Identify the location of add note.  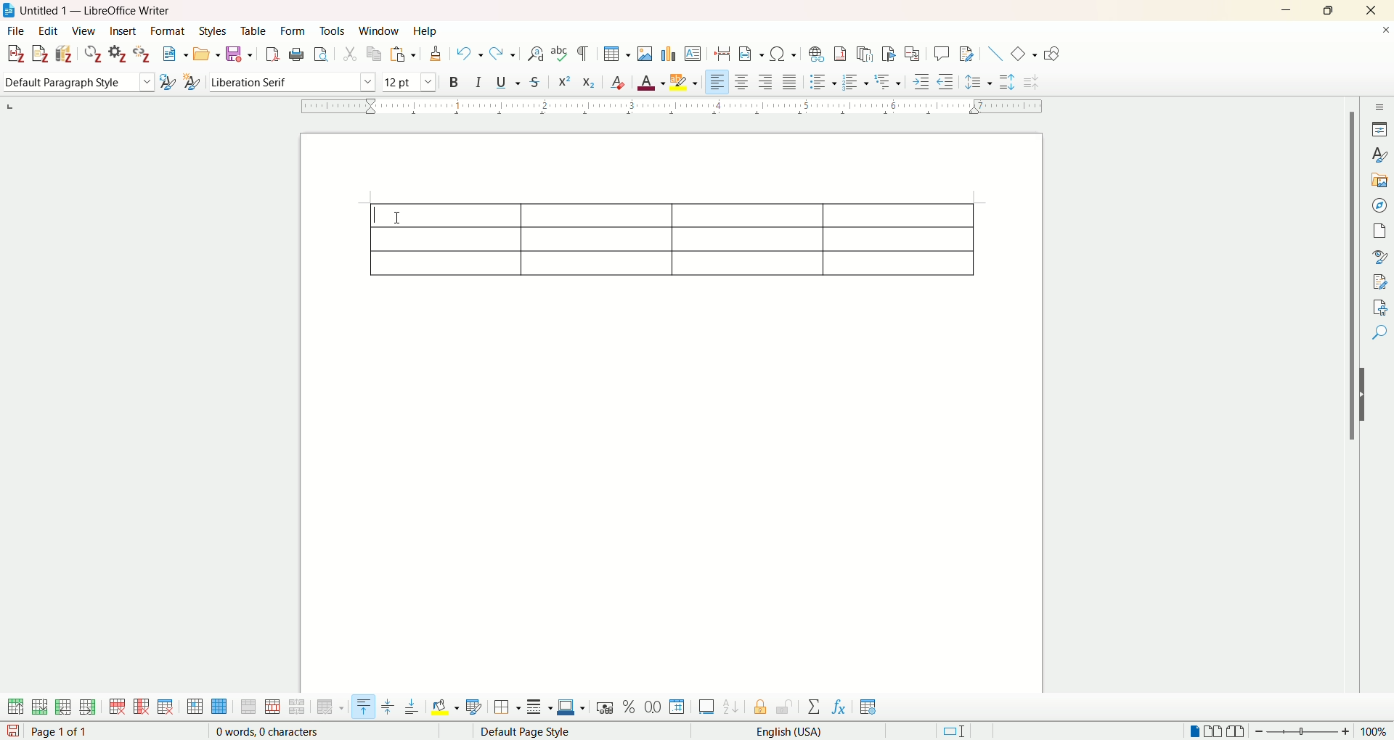
(40, 55).